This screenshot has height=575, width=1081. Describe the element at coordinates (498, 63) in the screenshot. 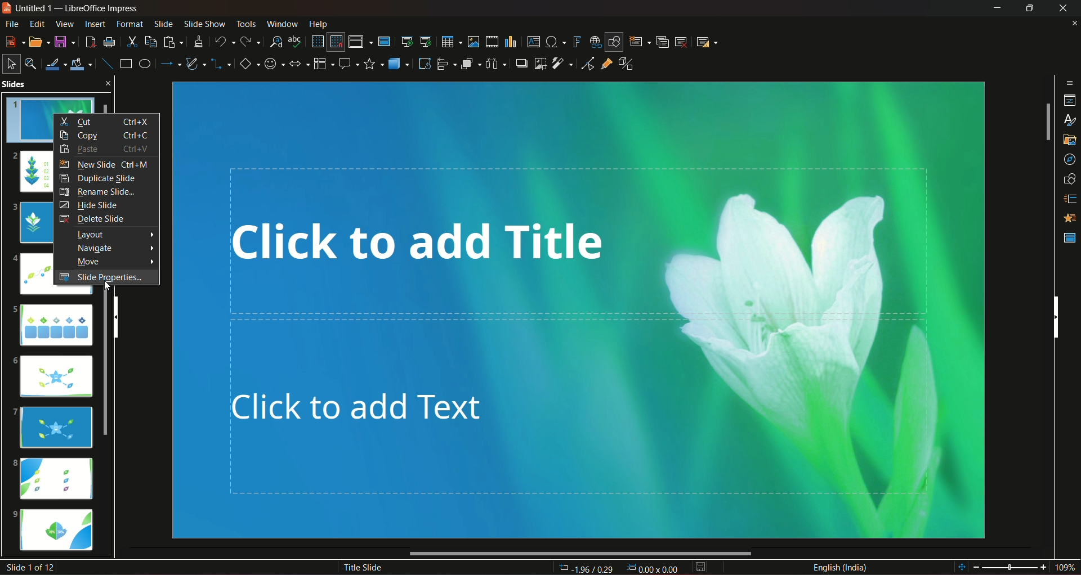

I see `select atlest 3 objects` at that location.